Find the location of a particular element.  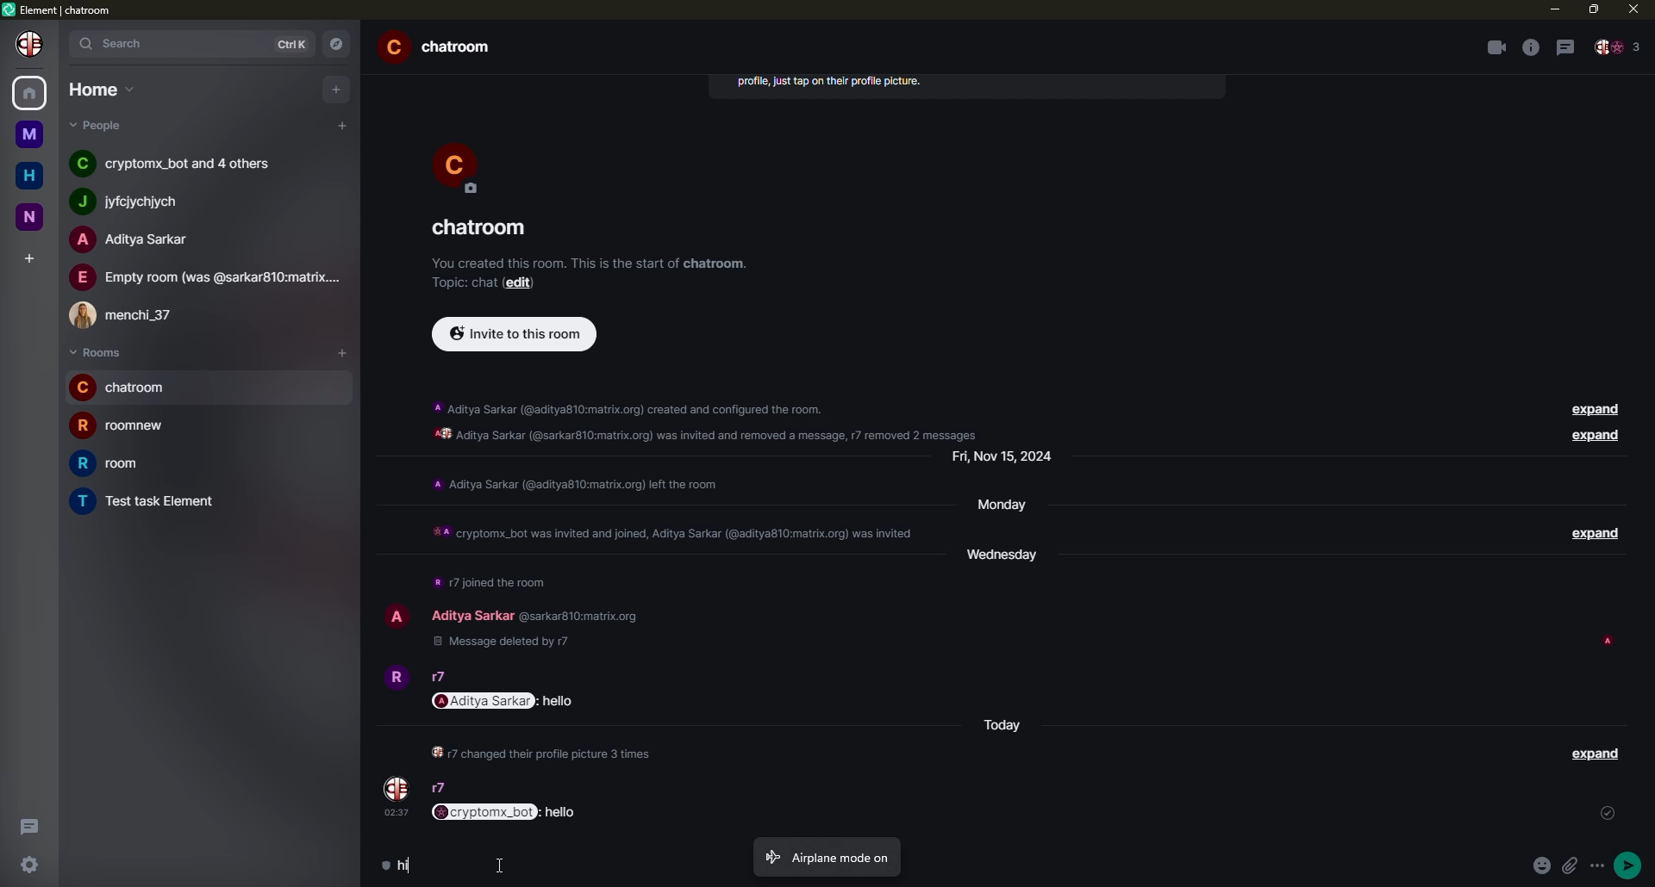

people is located at coordinates (1621, 47).